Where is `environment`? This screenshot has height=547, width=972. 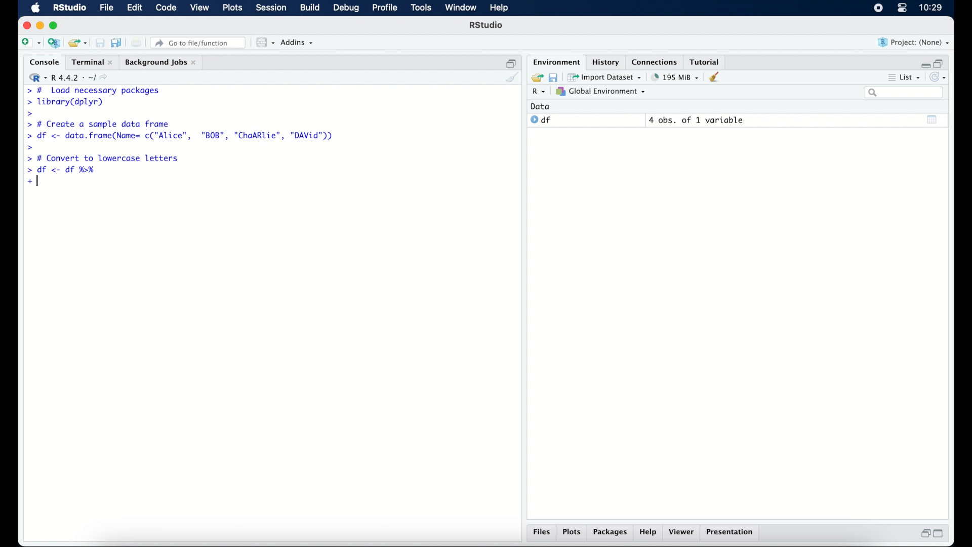
environment is located at coordinates (555, 61).